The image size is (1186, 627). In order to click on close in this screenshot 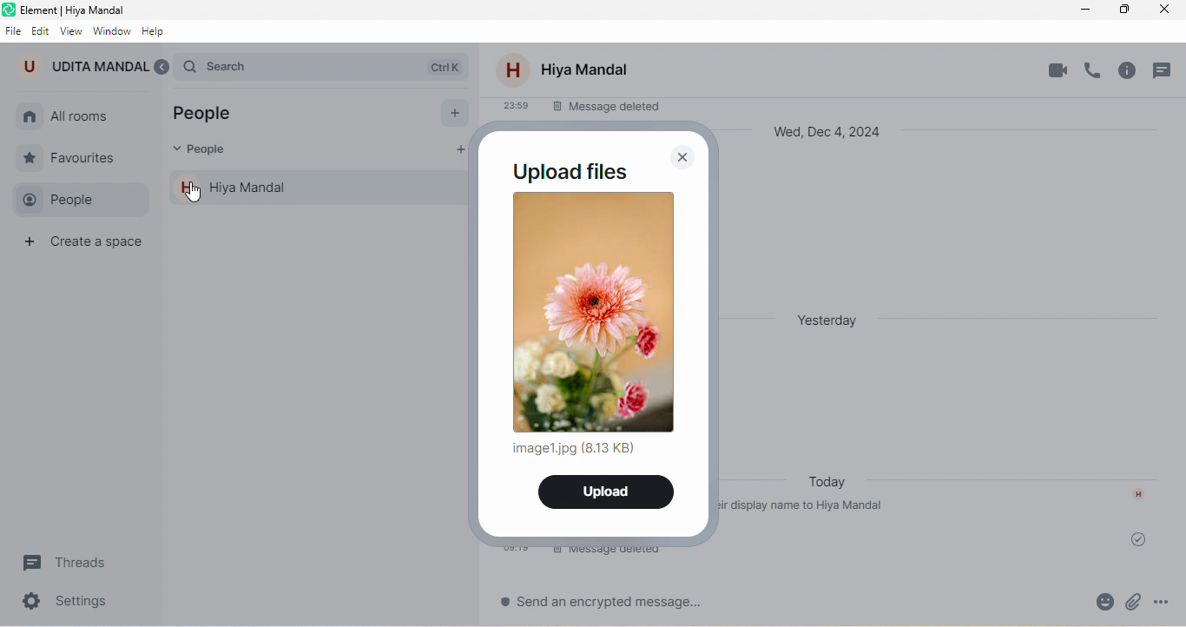, I will do `click(1170, 9)`.